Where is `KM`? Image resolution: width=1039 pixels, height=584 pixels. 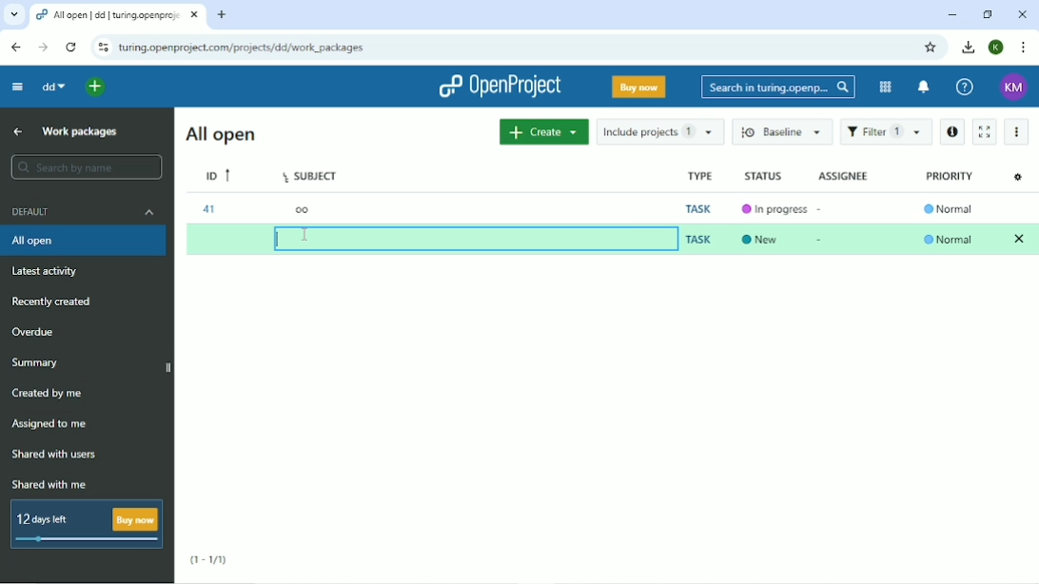 KM is located at coordinates (1012, 87).